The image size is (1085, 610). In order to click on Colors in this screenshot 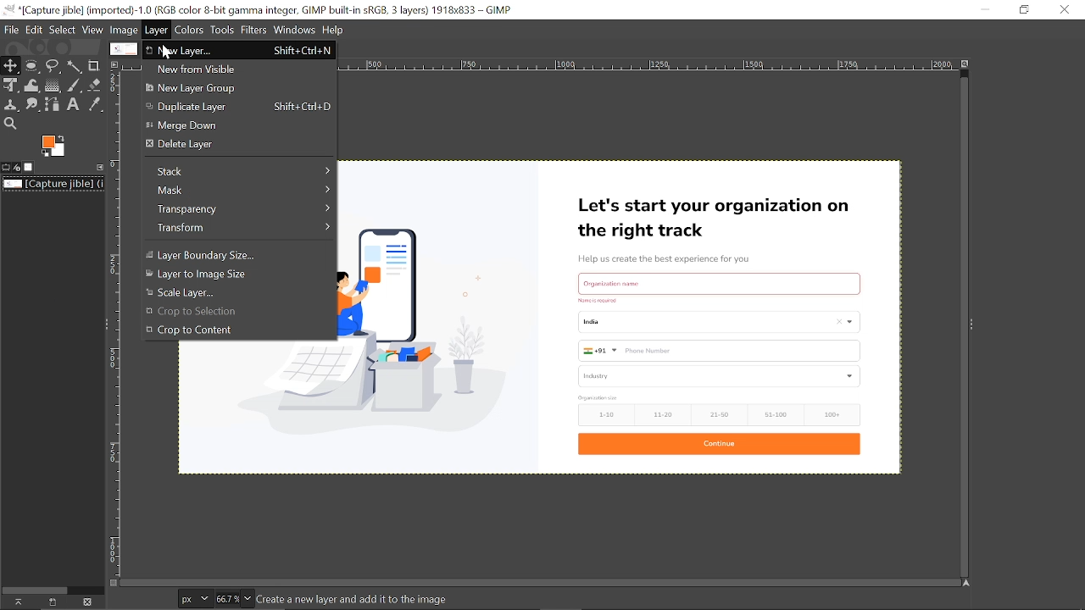, I will do `click(190, 30)`.